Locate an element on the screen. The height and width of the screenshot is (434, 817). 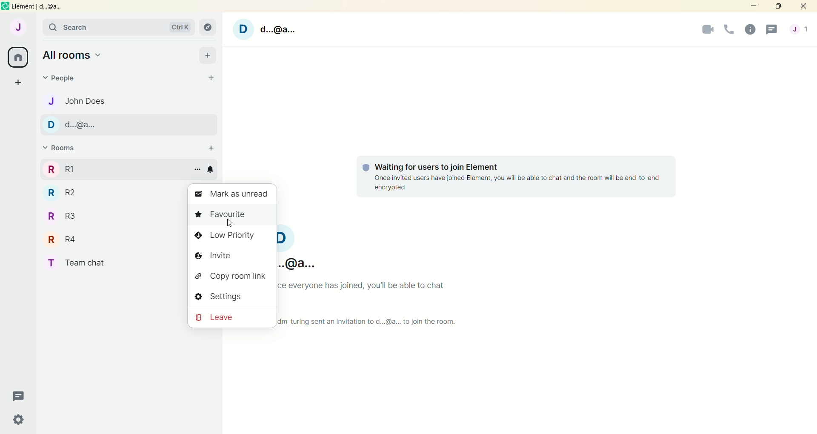
Minimize is located at coordinates (755, 6).